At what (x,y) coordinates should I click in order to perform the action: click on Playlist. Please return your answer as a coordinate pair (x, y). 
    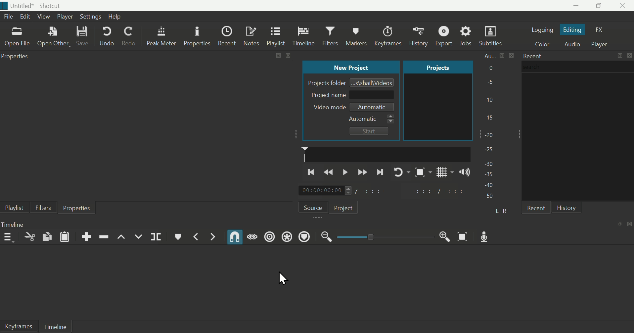
    Looking at the image, I should click on (13, 208).